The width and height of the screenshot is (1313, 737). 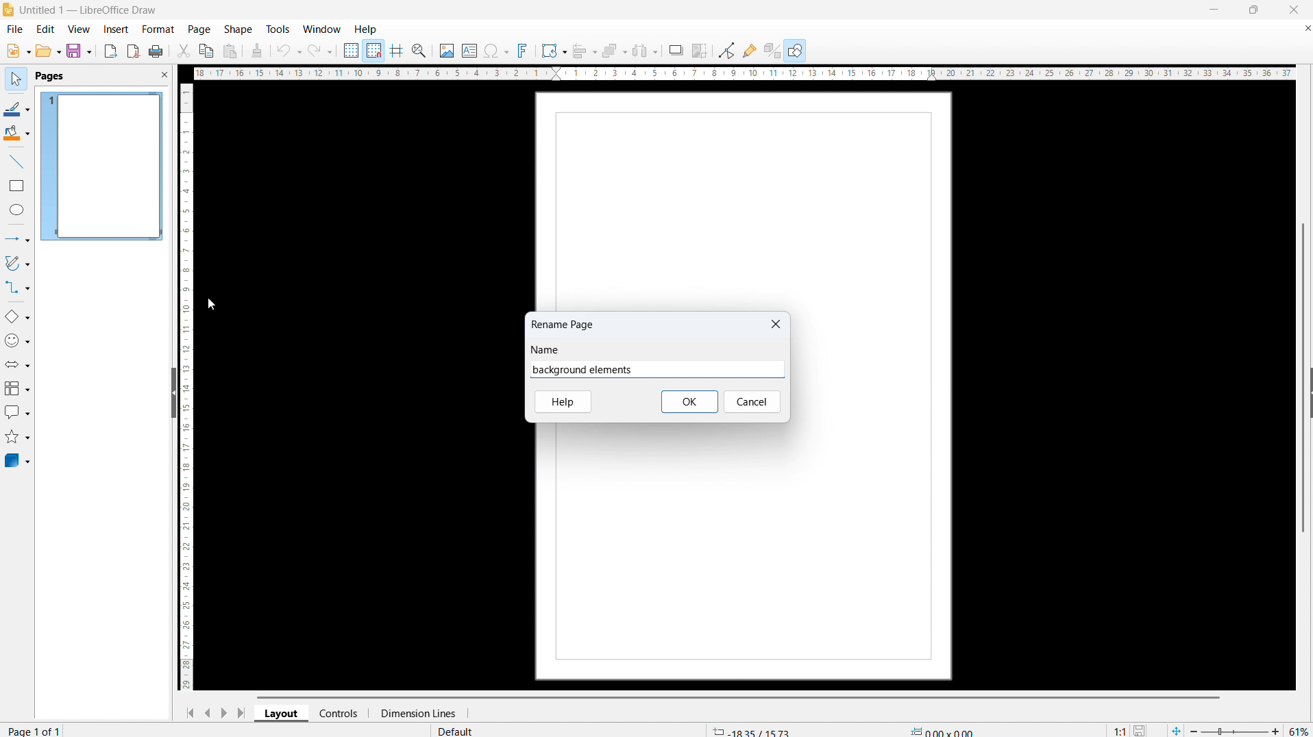 I want to click on file, so click(x=15, y=30).